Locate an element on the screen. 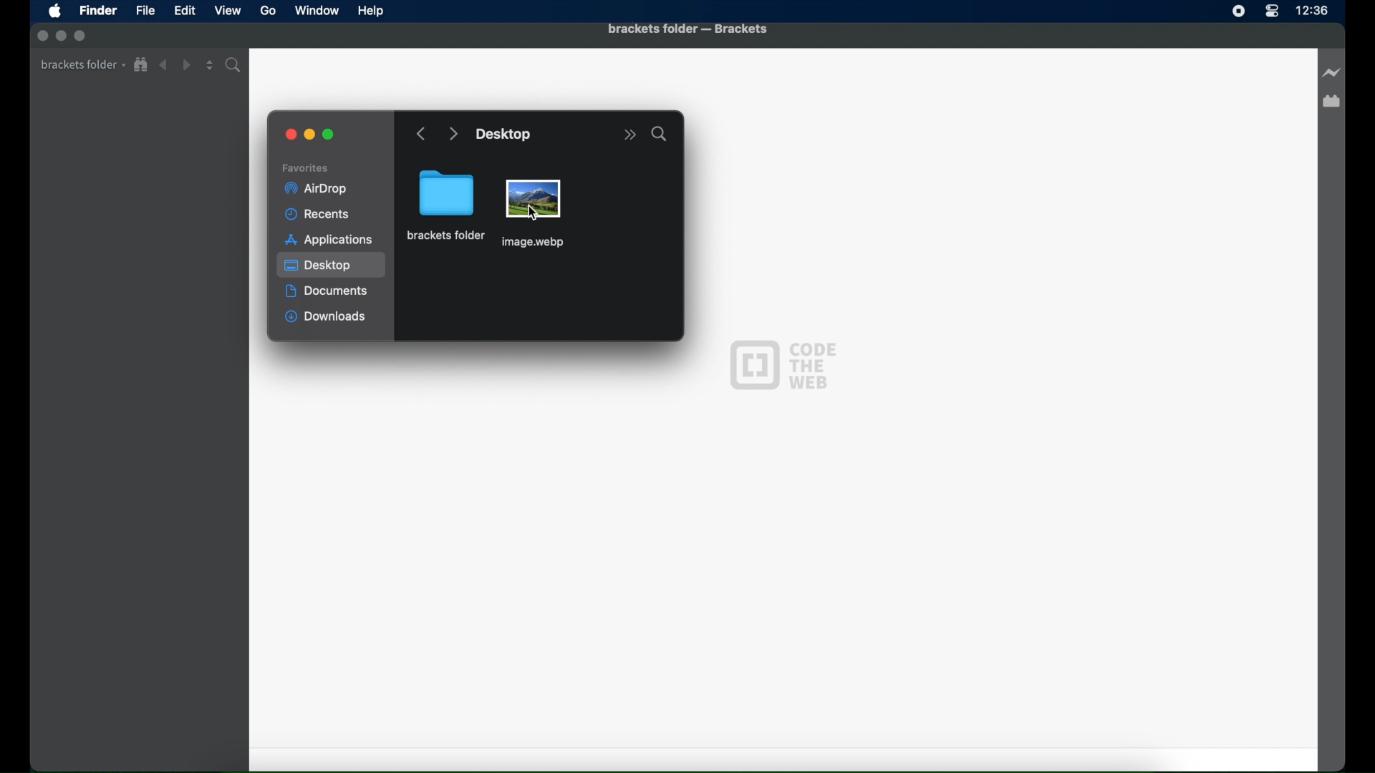 The width and height of the screenshot is (1375, 773). code the web is located at coordinates (783, 364).